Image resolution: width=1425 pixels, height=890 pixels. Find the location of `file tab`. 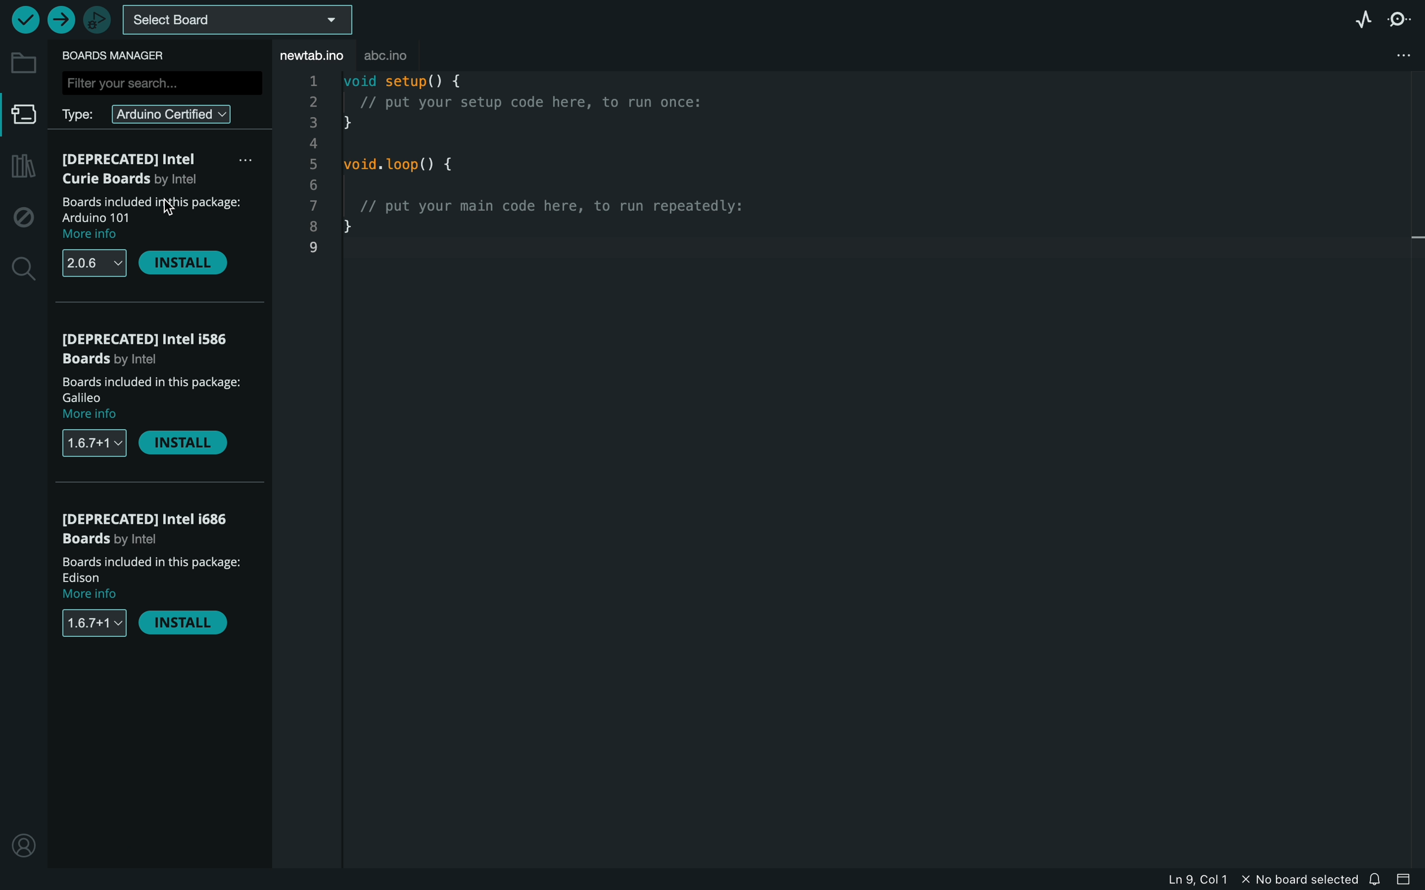

file tab is located at coordinates (309, 55).